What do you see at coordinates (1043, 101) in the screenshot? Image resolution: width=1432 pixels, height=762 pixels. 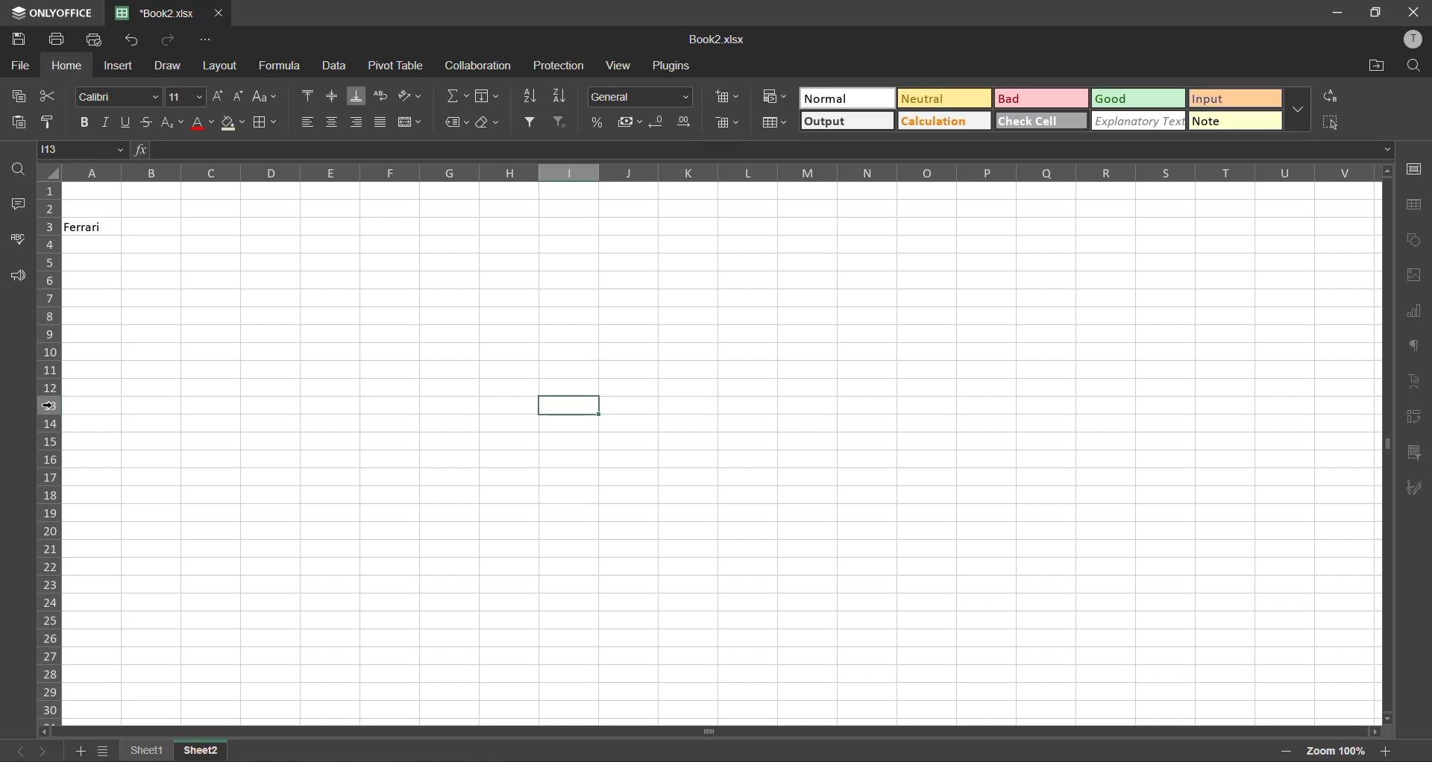 I see `bad` at bounding box center [1043, 101].